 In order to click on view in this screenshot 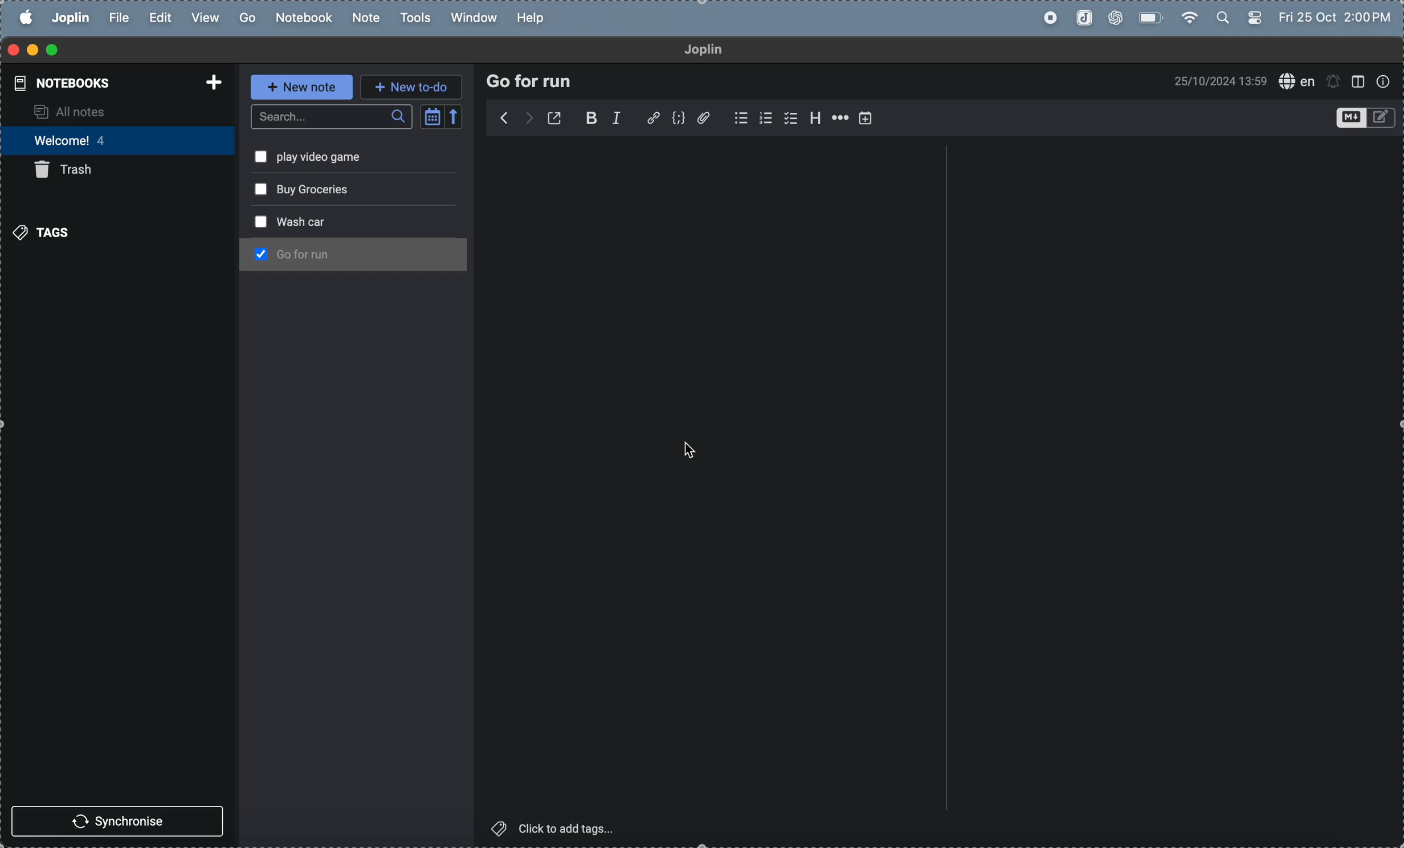, I will do `click(201, 17)`.